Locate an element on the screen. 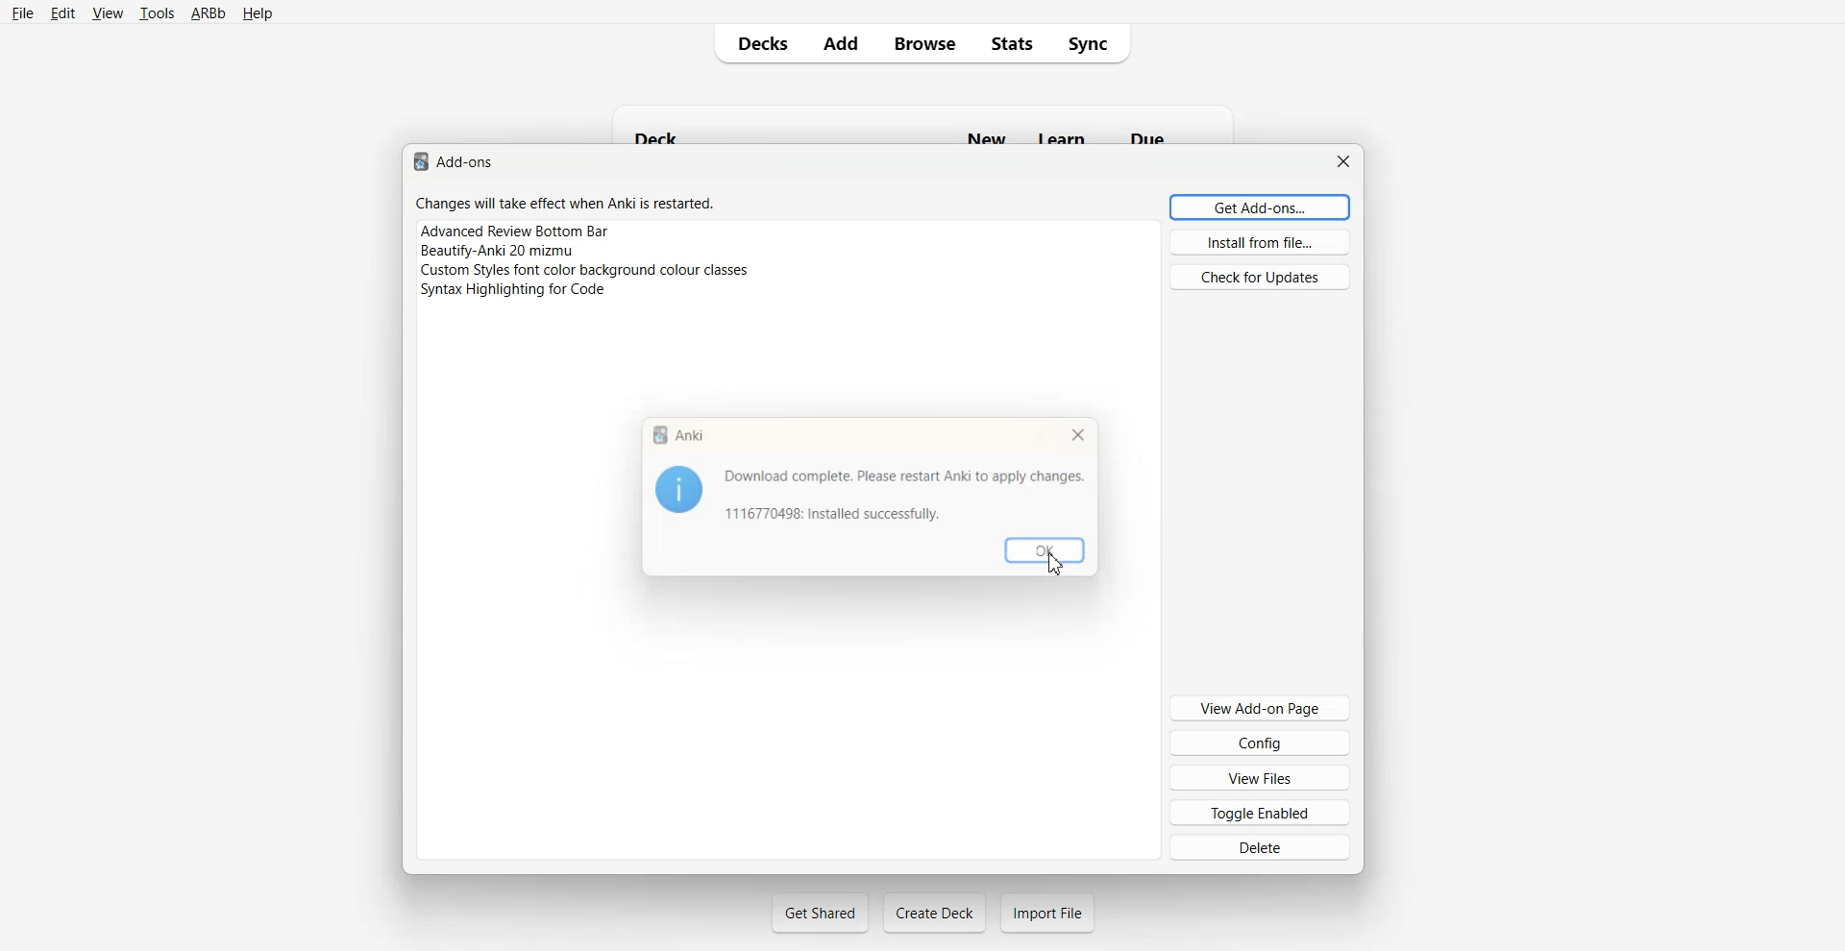 This screenshot has width=1845, height=951. Import File is located at coordinates (1047, 912).